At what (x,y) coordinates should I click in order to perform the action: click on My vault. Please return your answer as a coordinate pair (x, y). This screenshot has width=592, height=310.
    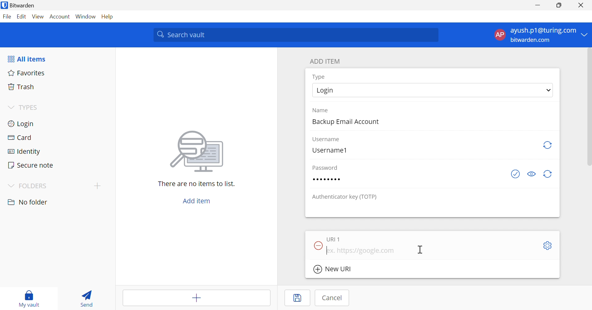
    Looking at the image, I should click on (29, 299).